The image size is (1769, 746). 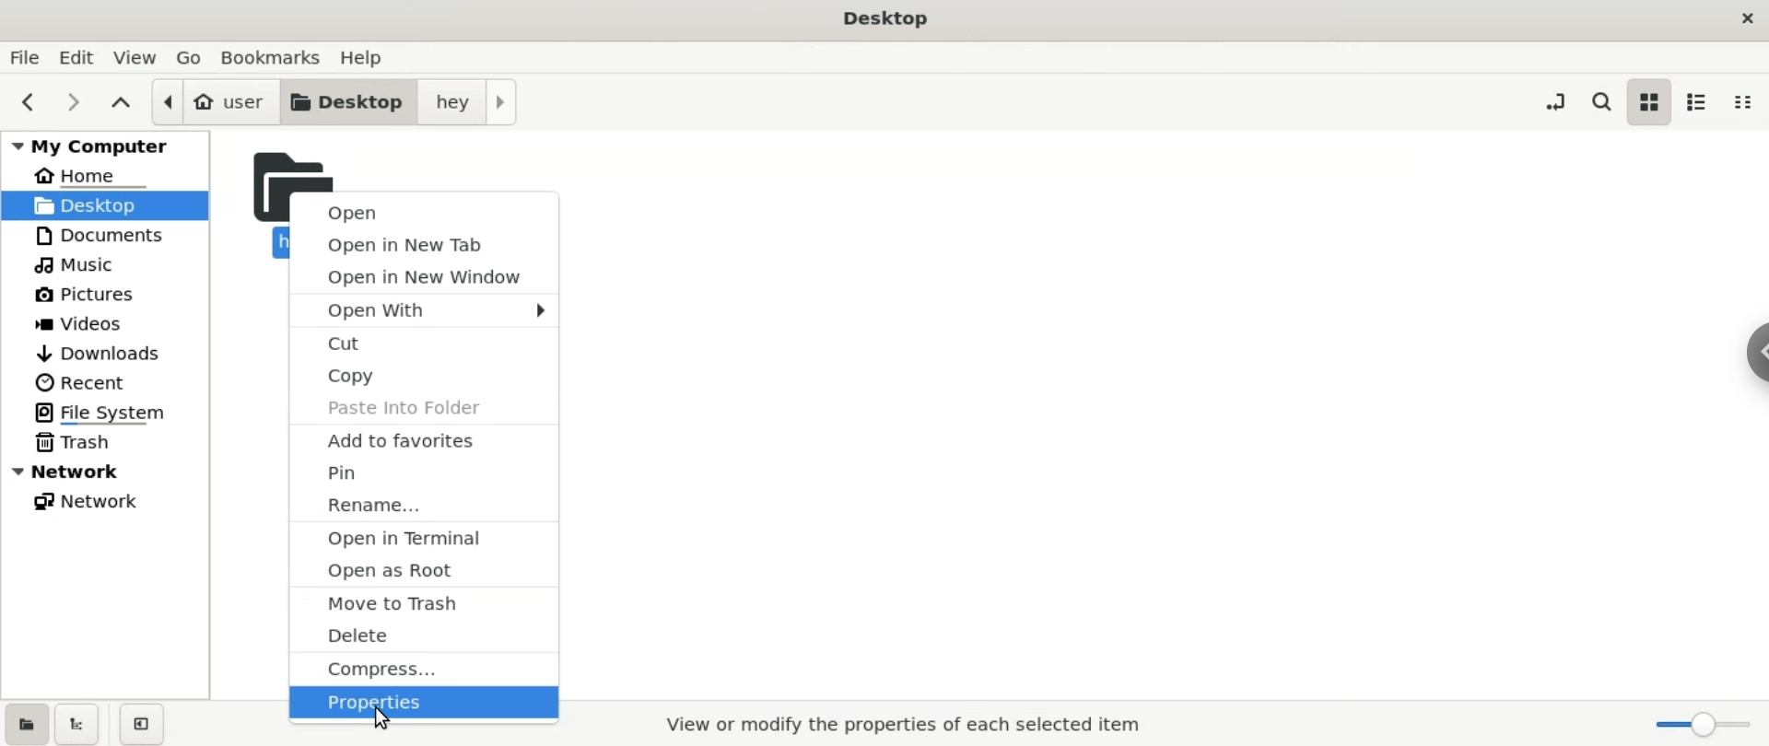 What do you see at coordinates (124, 105) in the screenshot?
I see `parent folders` at bounding box center [124, 105].